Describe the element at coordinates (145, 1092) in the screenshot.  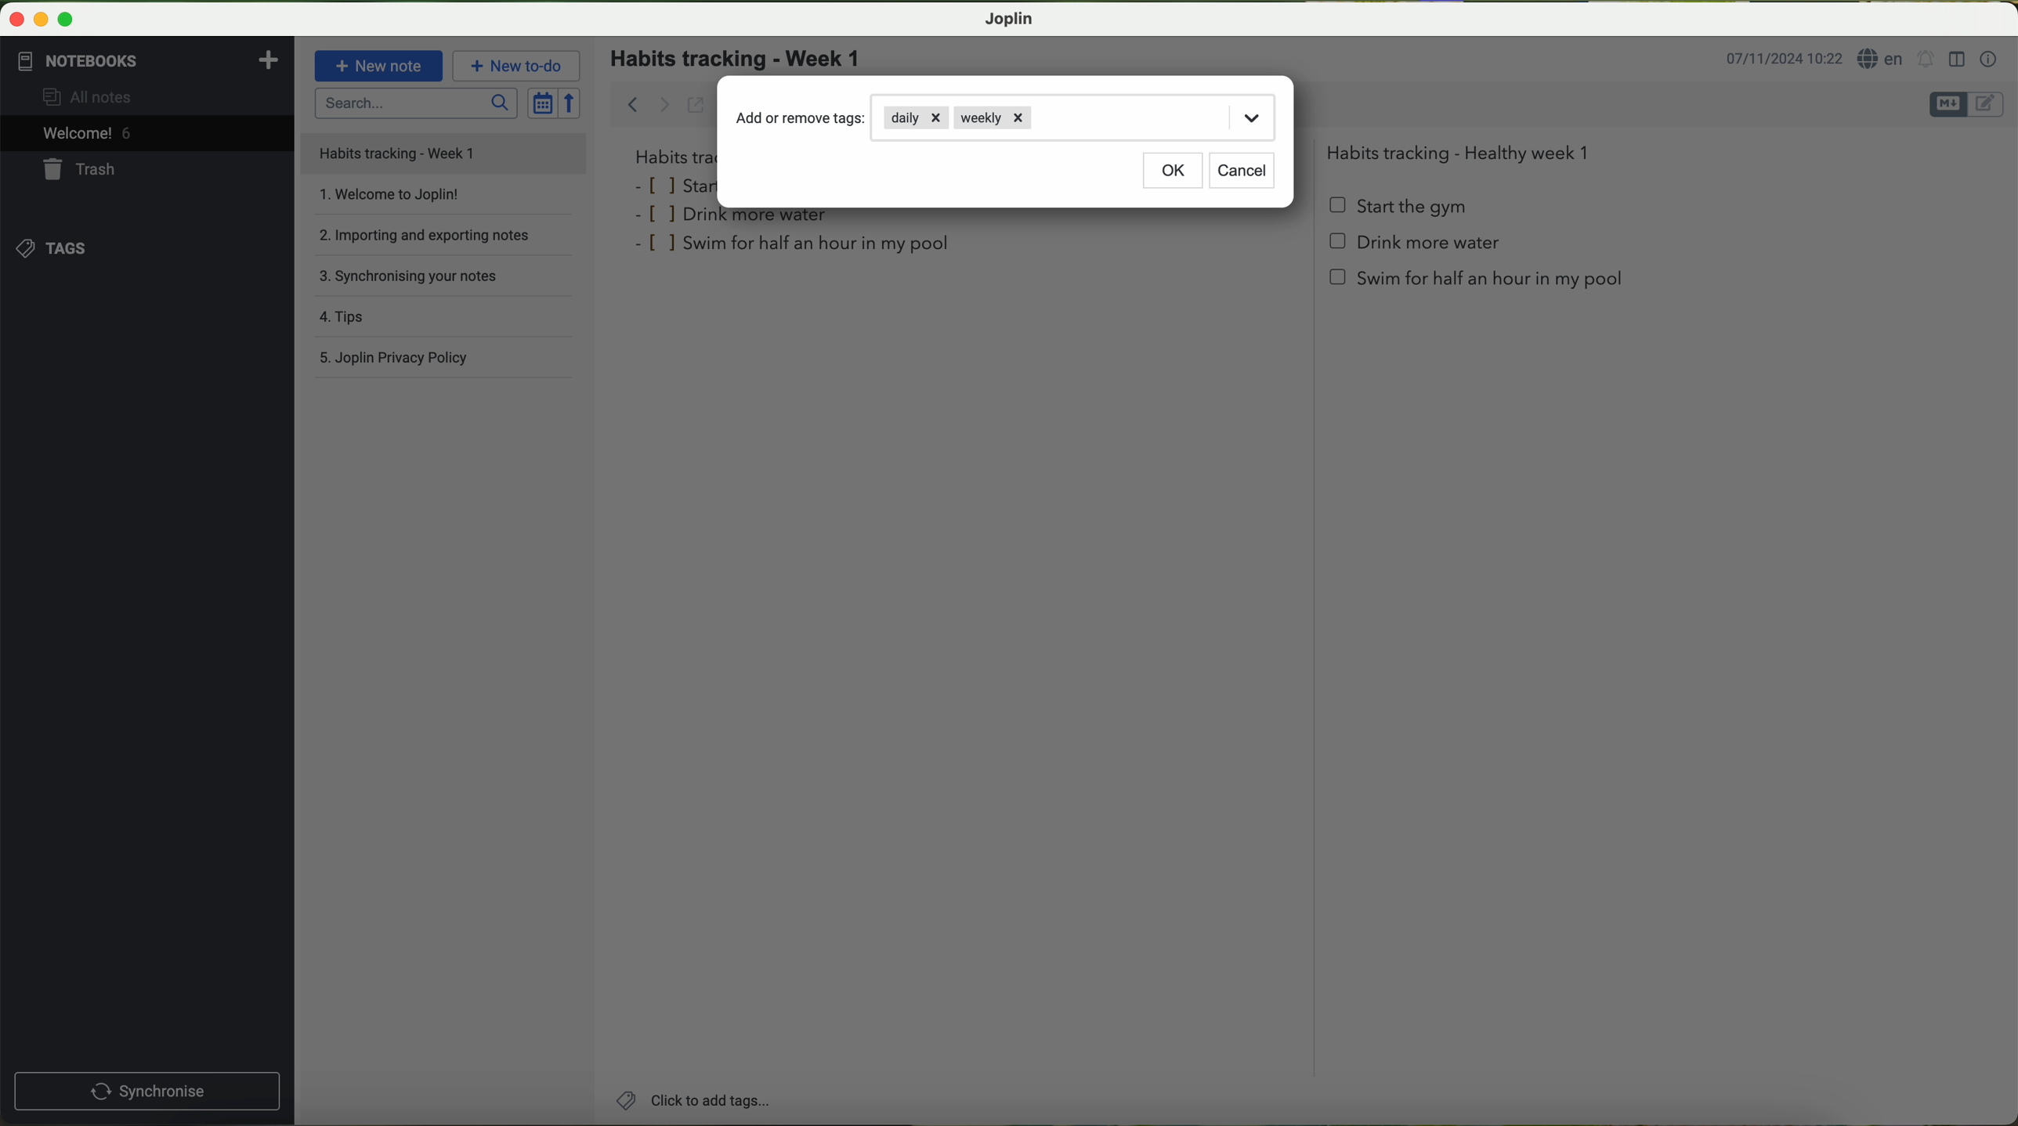
I see `synchronnise button` at that location.